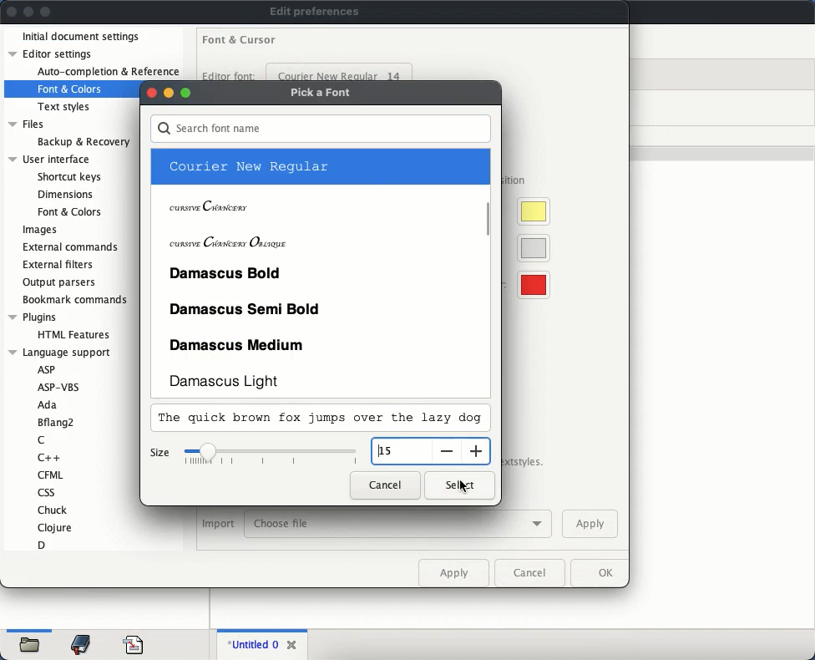 This screenshot has width=815, height=660. What do you see at coordinates (475, 449) in the screenshot?
I see `increase` at bounding box center [475, 449].